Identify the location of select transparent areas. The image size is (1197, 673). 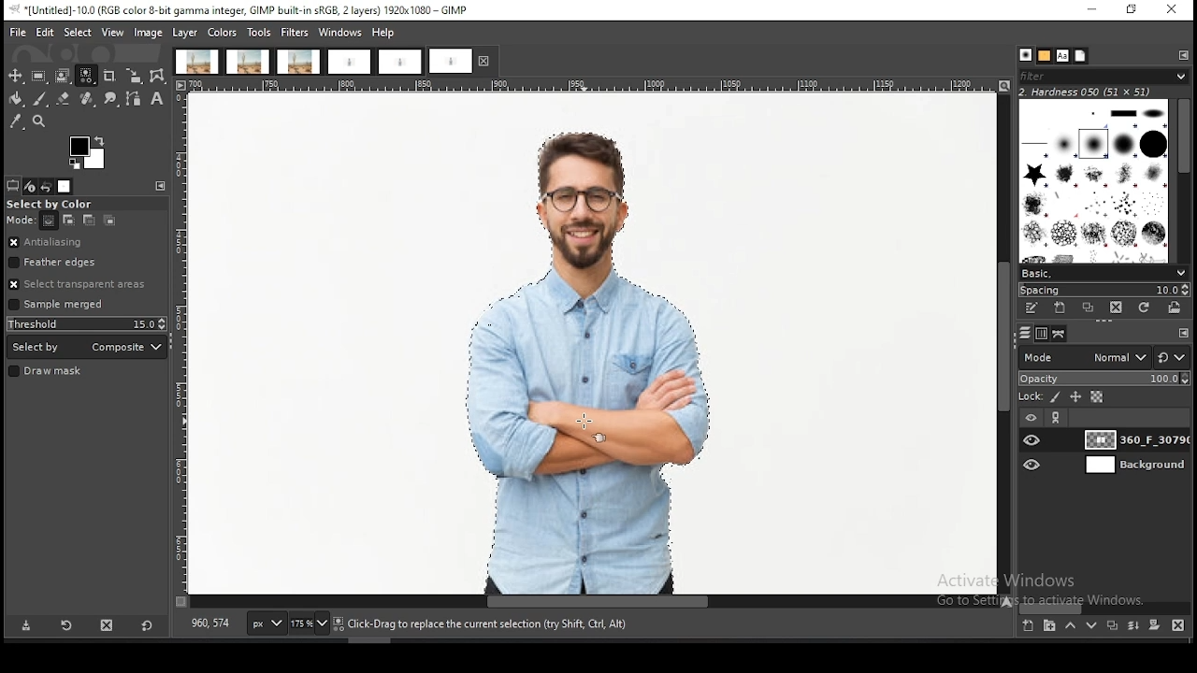
(81, 284).